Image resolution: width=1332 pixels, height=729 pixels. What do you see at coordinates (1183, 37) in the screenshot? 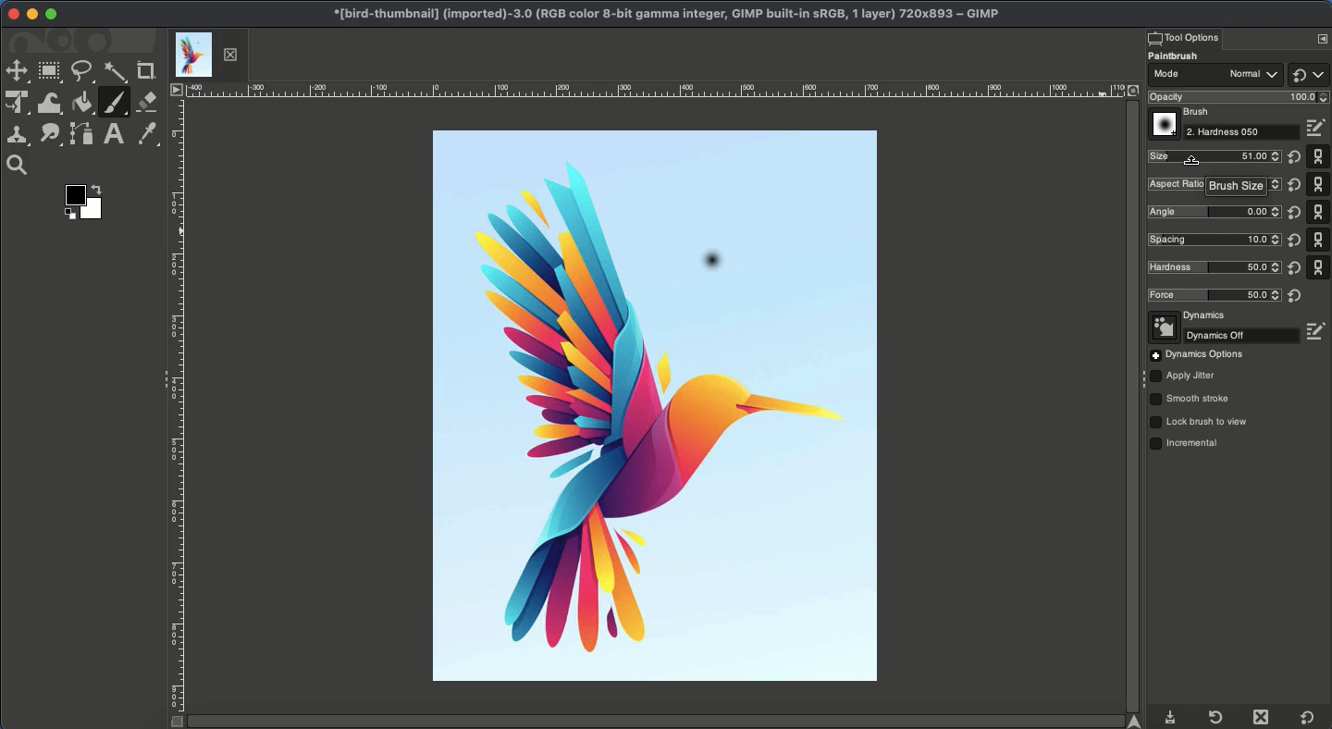
I see `Tool options` at bounding box center [1183, 37].